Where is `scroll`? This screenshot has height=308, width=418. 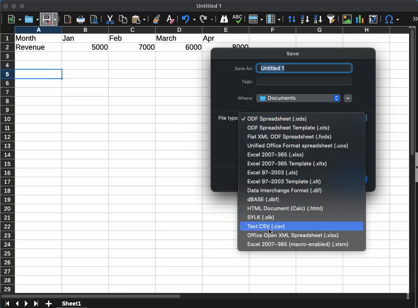
scroll is located at coordinates (409, 164).